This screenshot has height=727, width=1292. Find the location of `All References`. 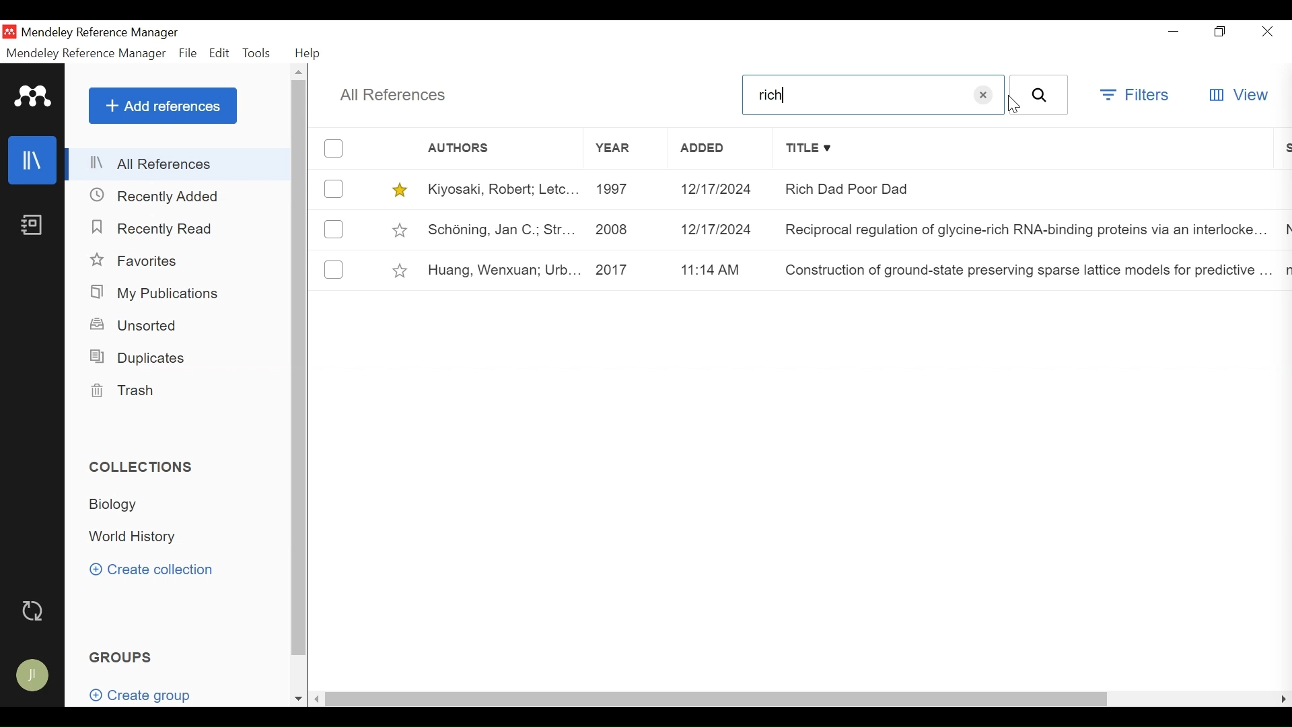

All References is located at coordinates (179, 162).